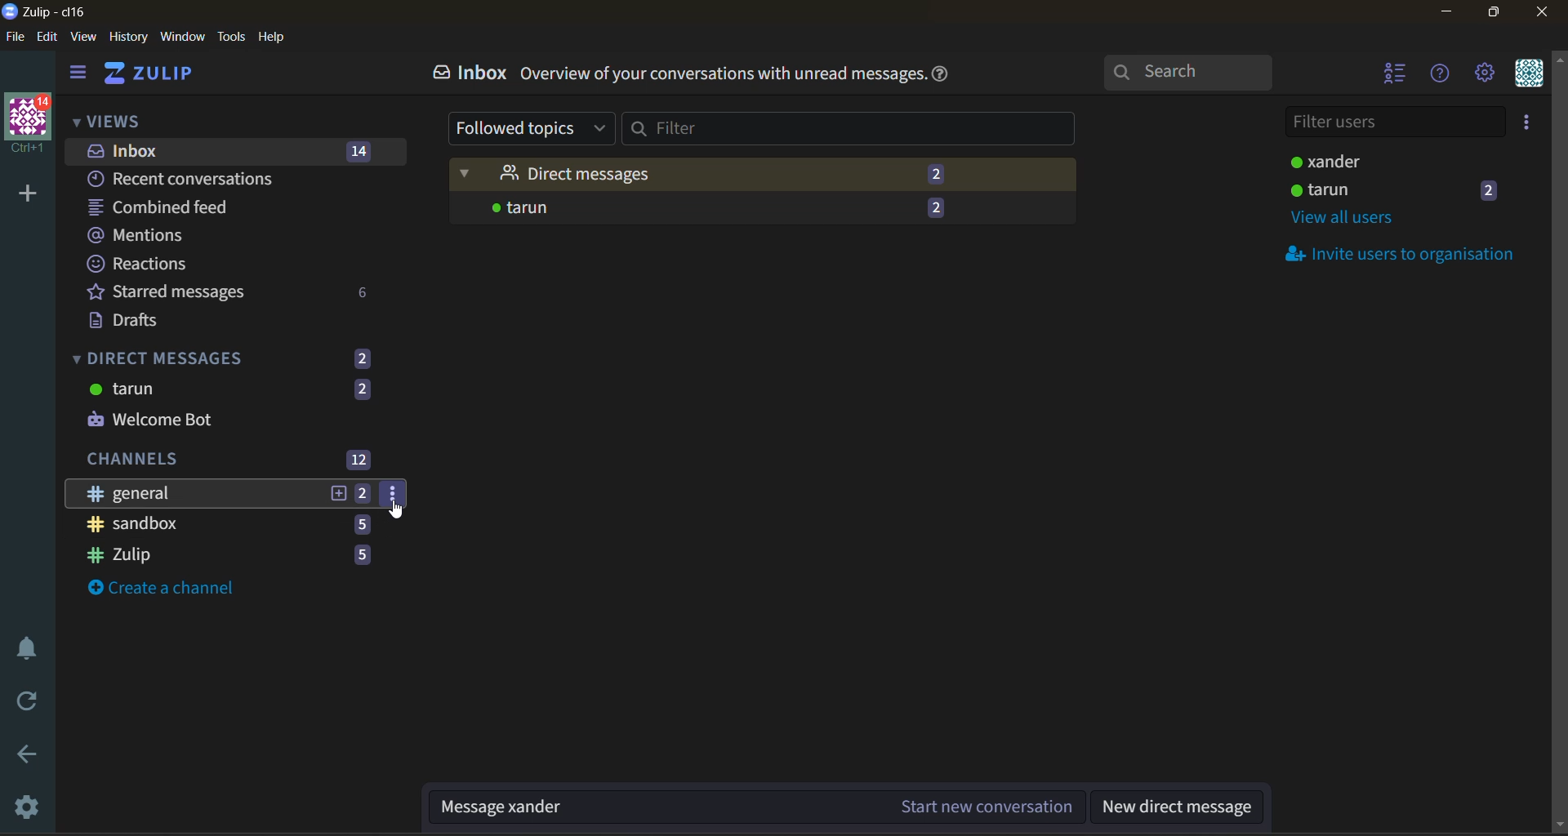 This screenshot has width=1568, height=836. What do you see at coordinates (148, 237) in the screenshot?
I see `mentions` at bounding box center [148, 237].